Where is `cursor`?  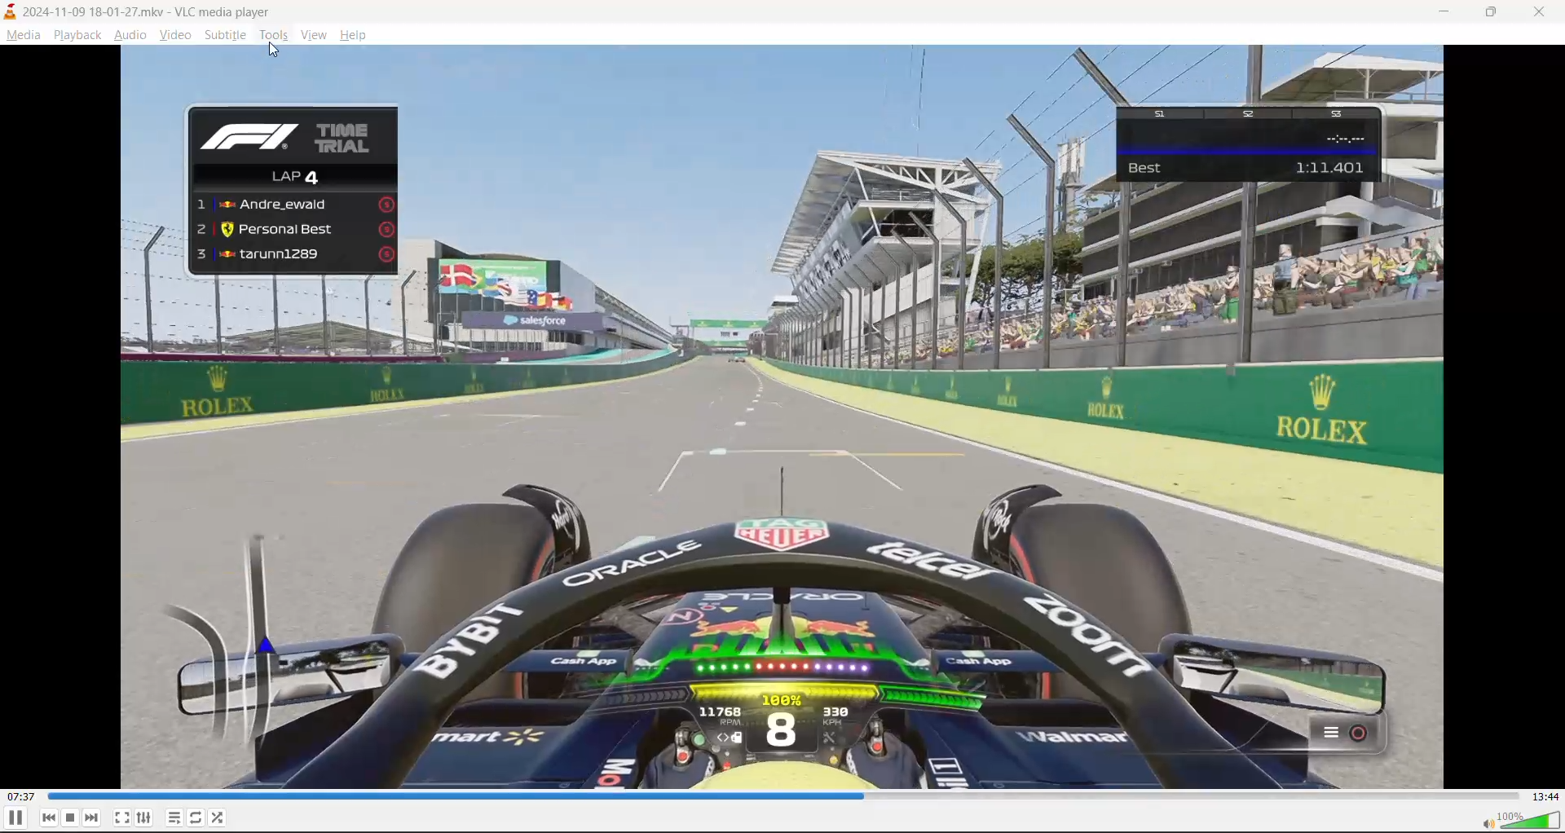
cursor is located at coordinates (276, 49).